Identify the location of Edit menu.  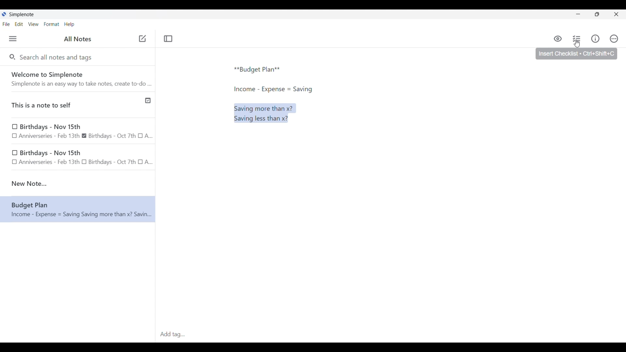
(19, 24).